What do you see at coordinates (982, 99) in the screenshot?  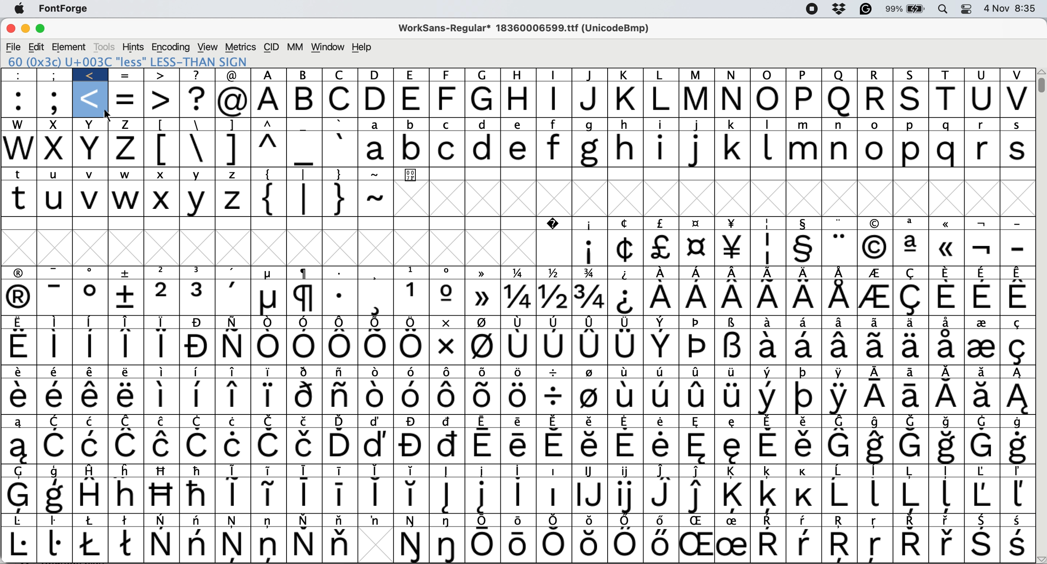 I see `u` at bounding box center [982, 99].